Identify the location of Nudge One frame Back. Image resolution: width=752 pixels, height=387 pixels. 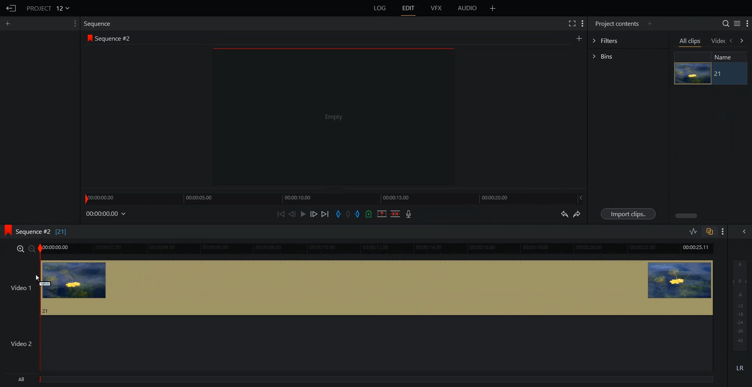
(292, 214).